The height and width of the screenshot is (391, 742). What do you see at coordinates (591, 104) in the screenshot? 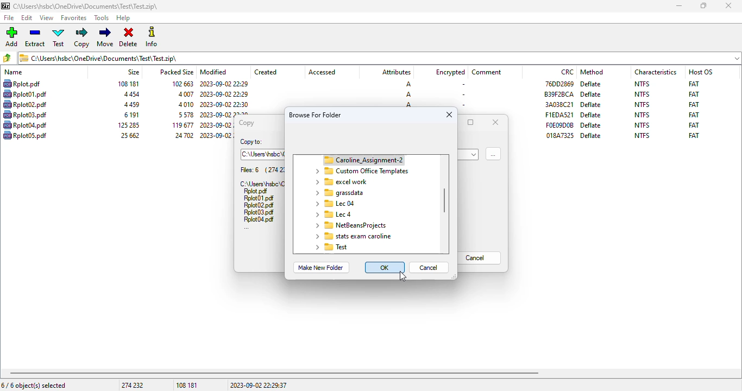
I see `deflate` at bounding box center [591, 104].